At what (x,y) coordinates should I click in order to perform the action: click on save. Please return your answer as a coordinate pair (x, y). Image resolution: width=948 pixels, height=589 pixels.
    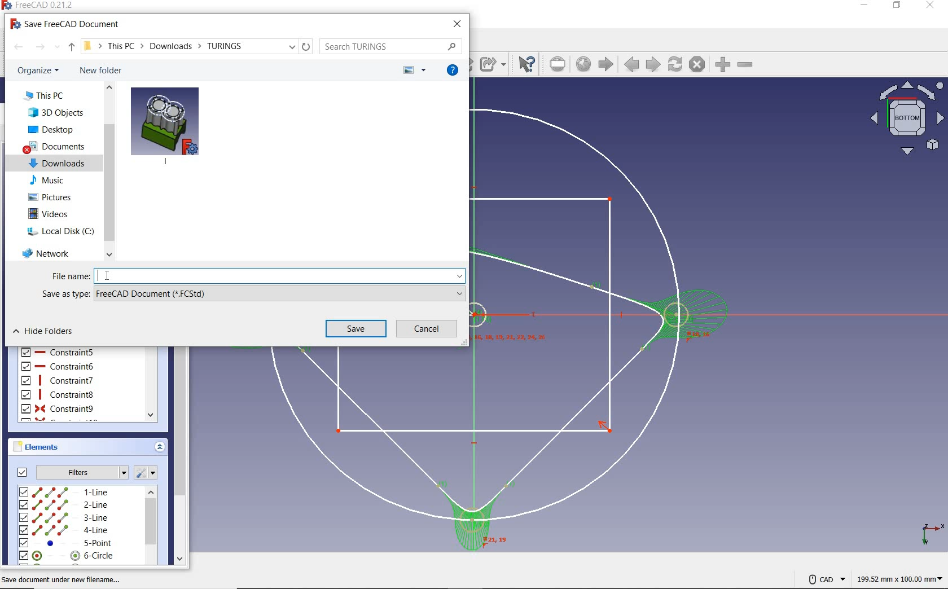
    Looking at the image, I should click on (357, 328).